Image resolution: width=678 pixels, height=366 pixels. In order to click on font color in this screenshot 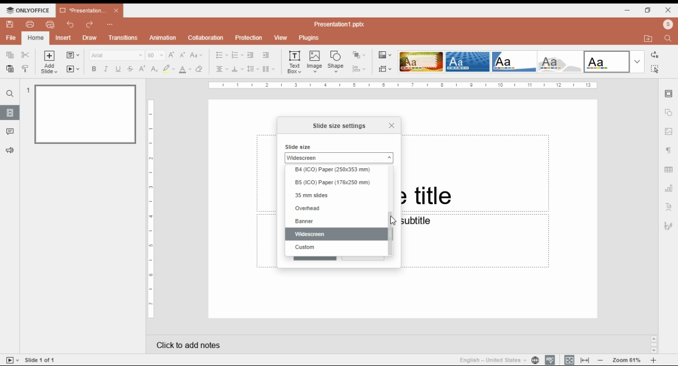, I will do `click(186, 69)`.